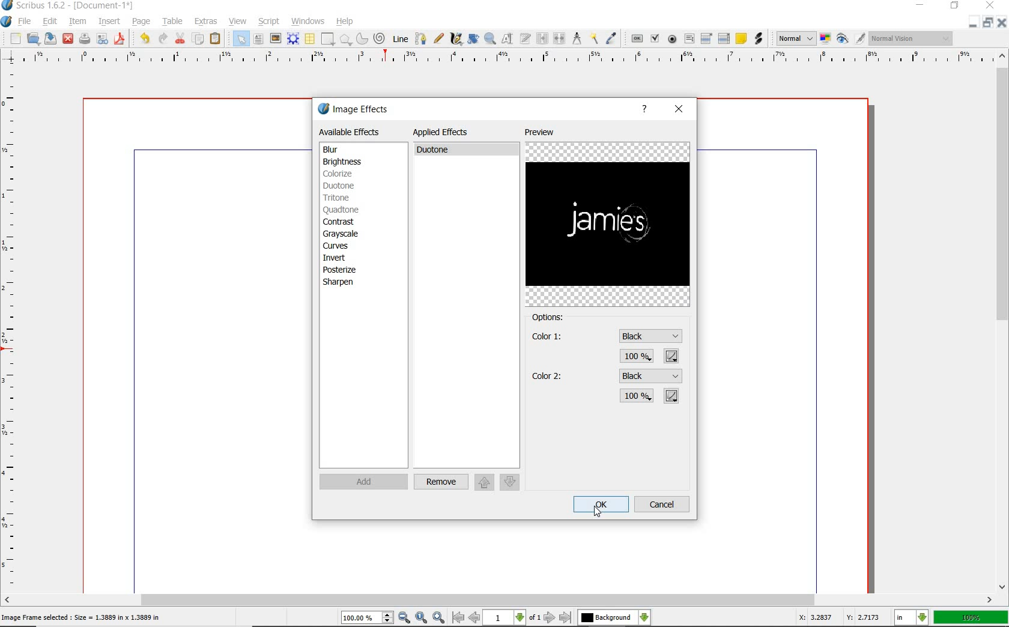  I want to click on unlink text frames, so click(559, 38).